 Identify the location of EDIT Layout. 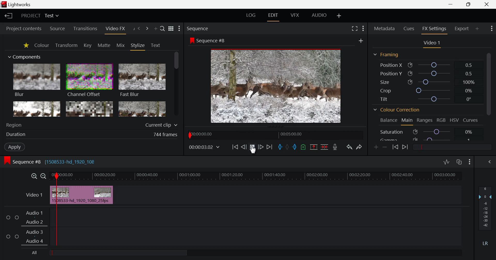
(273, 16).